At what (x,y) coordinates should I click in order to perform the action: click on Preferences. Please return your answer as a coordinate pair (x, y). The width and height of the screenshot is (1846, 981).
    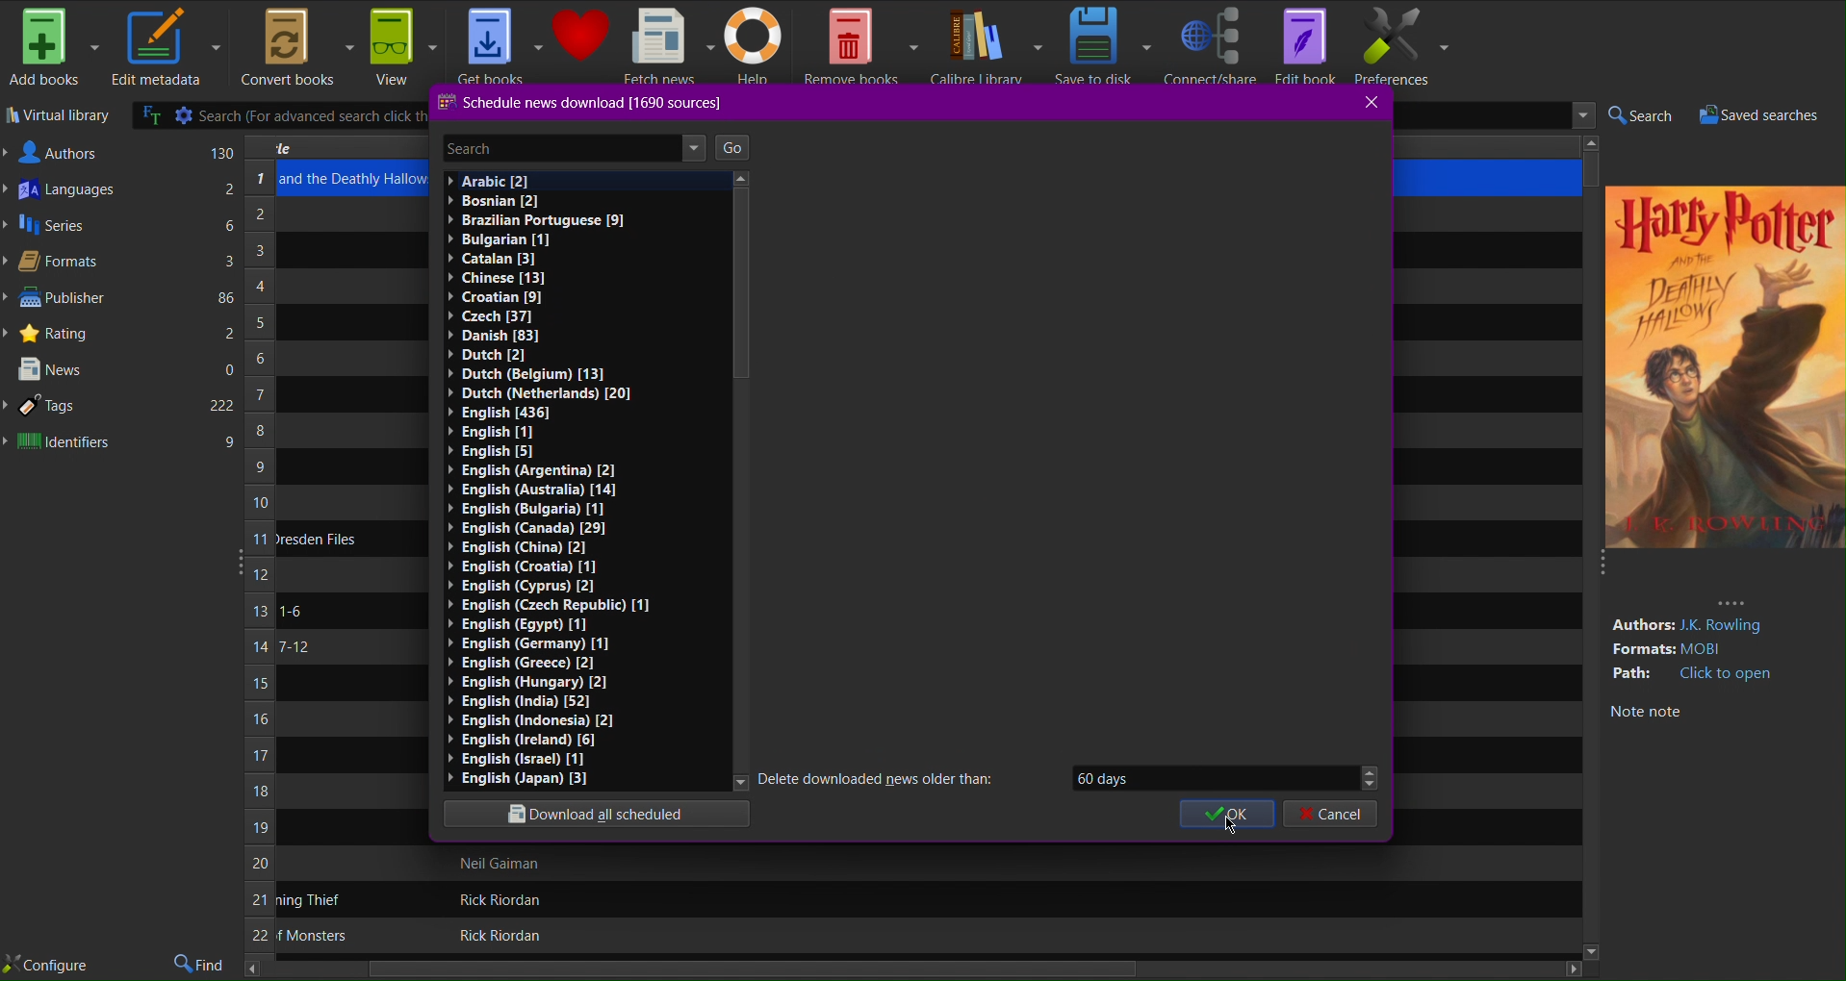
    Looking at the image, I should click on (1402, 46).